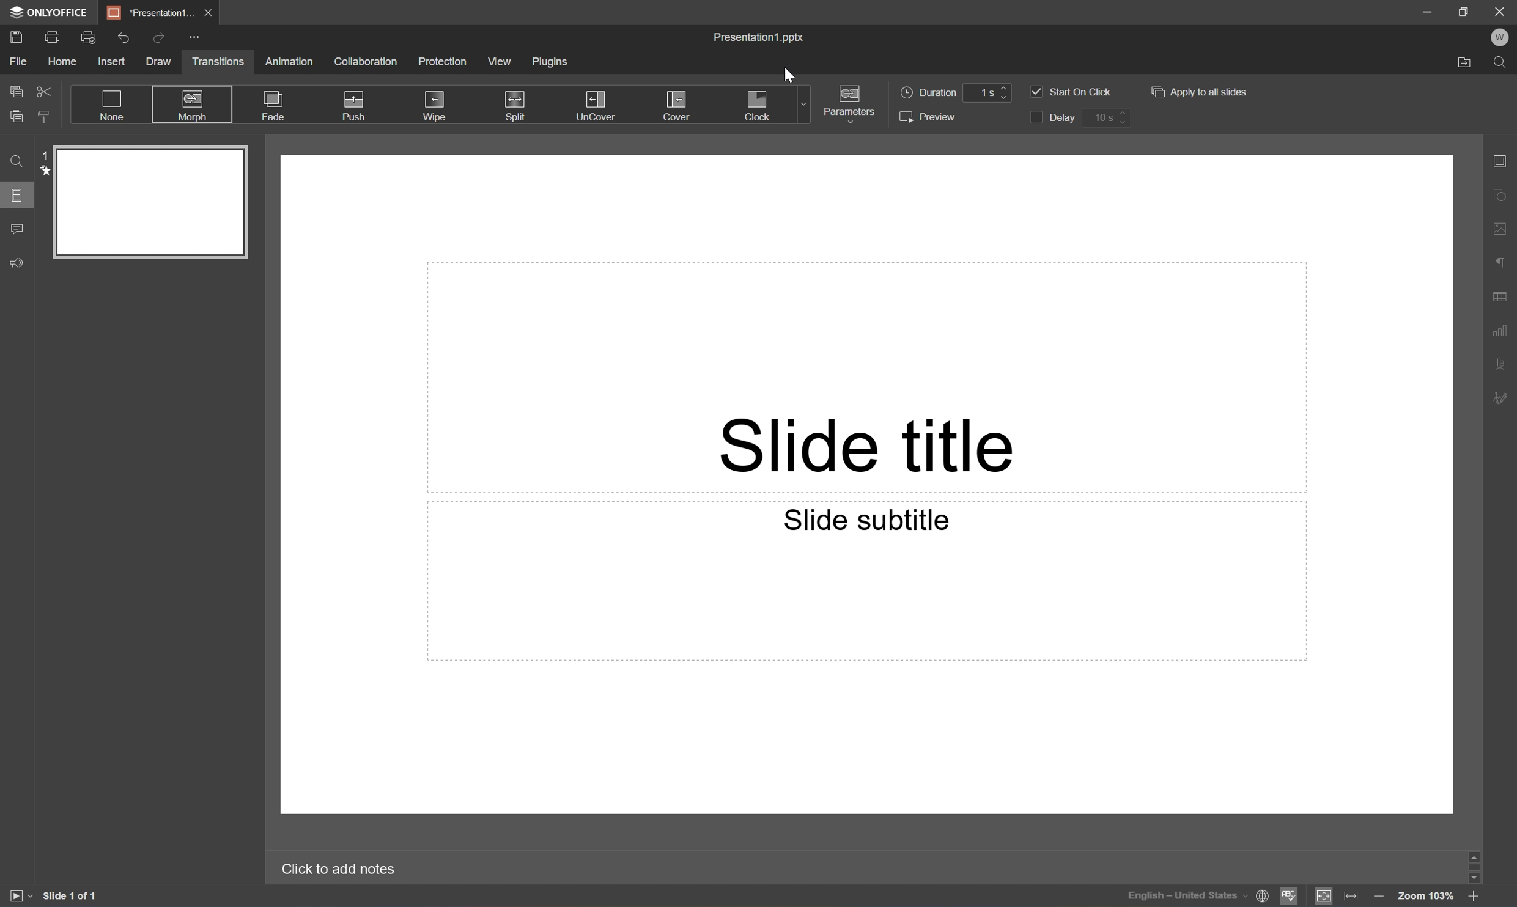 This screenshot has height=907, width=1517. I want to click on Collaboration, so click(365, 61).